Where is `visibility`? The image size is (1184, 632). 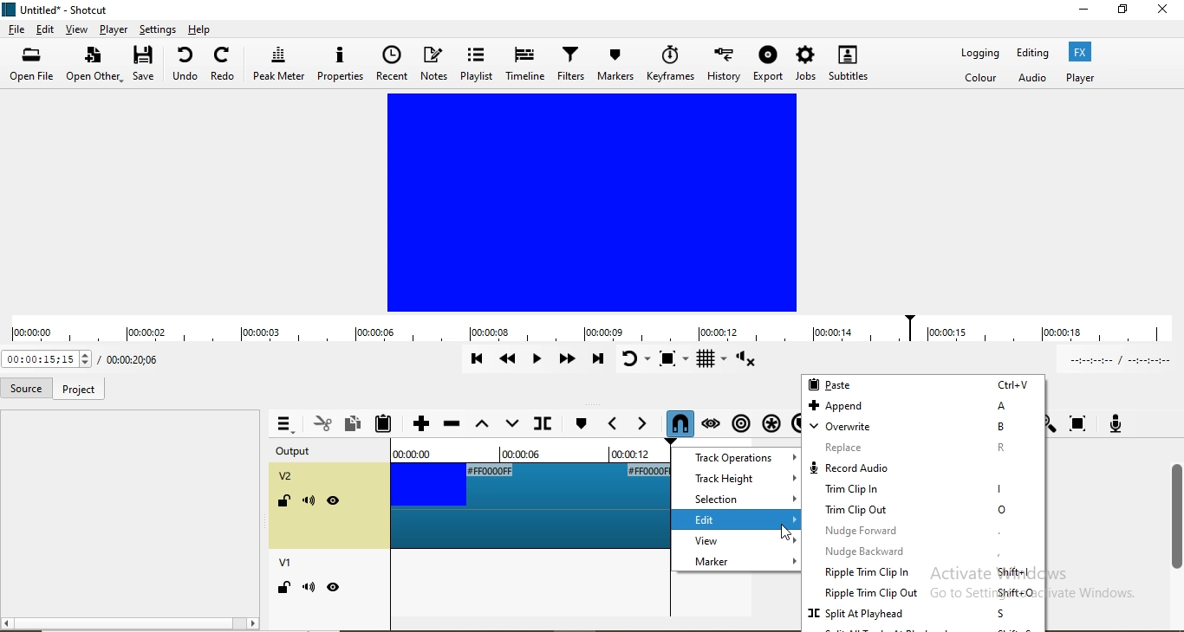 visibility is located at coordinates (334, 501).